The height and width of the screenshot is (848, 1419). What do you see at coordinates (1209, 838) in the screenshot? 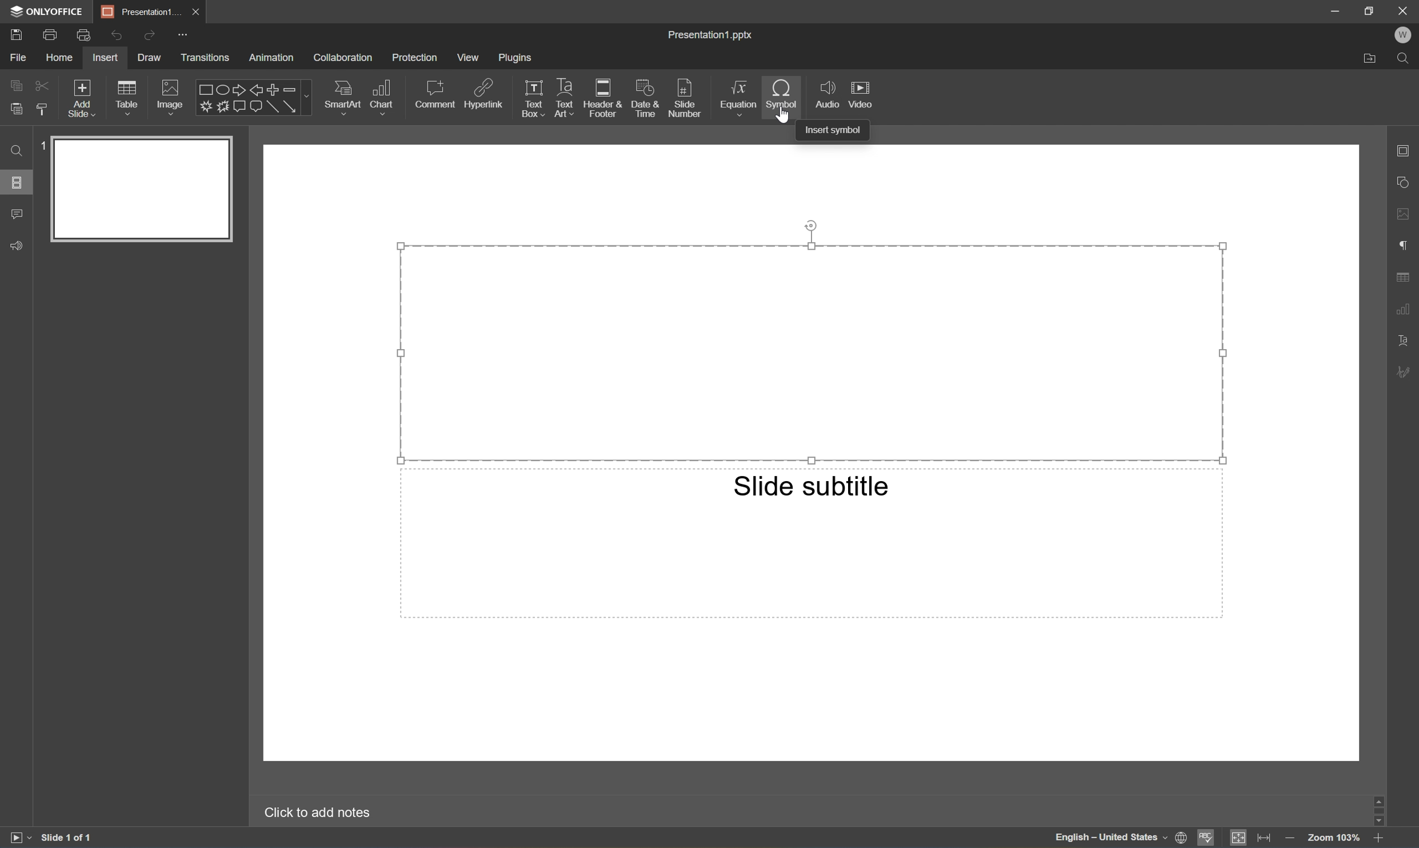
I see `Spell checking` at bounding box center [1209, 838].